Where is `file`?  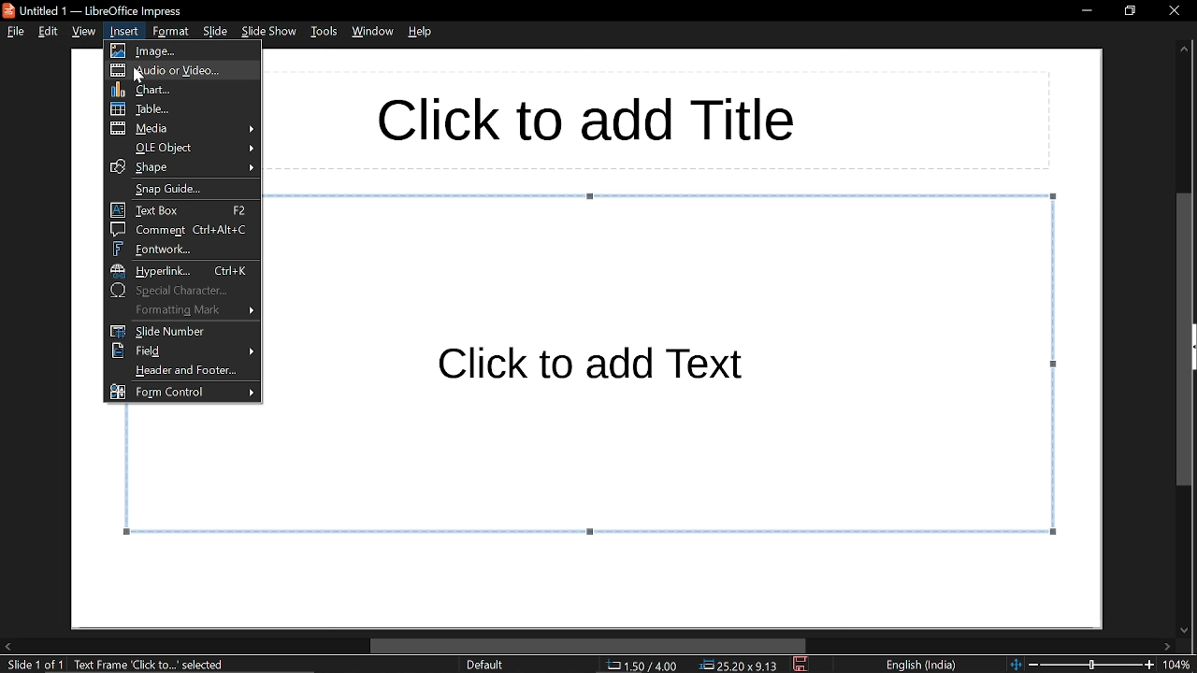 file is located at coordinates (14, 32).